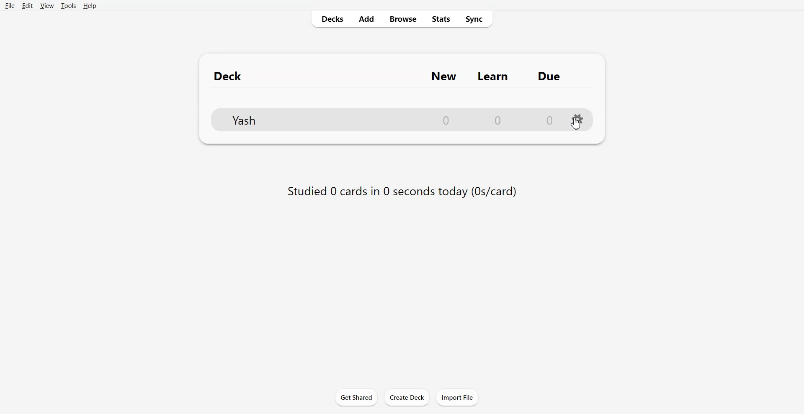 This screenshot has height=414, width=804. Describe the element at coordinates (384, 119) in the screenshot. I see `YASH DECK` at that location.